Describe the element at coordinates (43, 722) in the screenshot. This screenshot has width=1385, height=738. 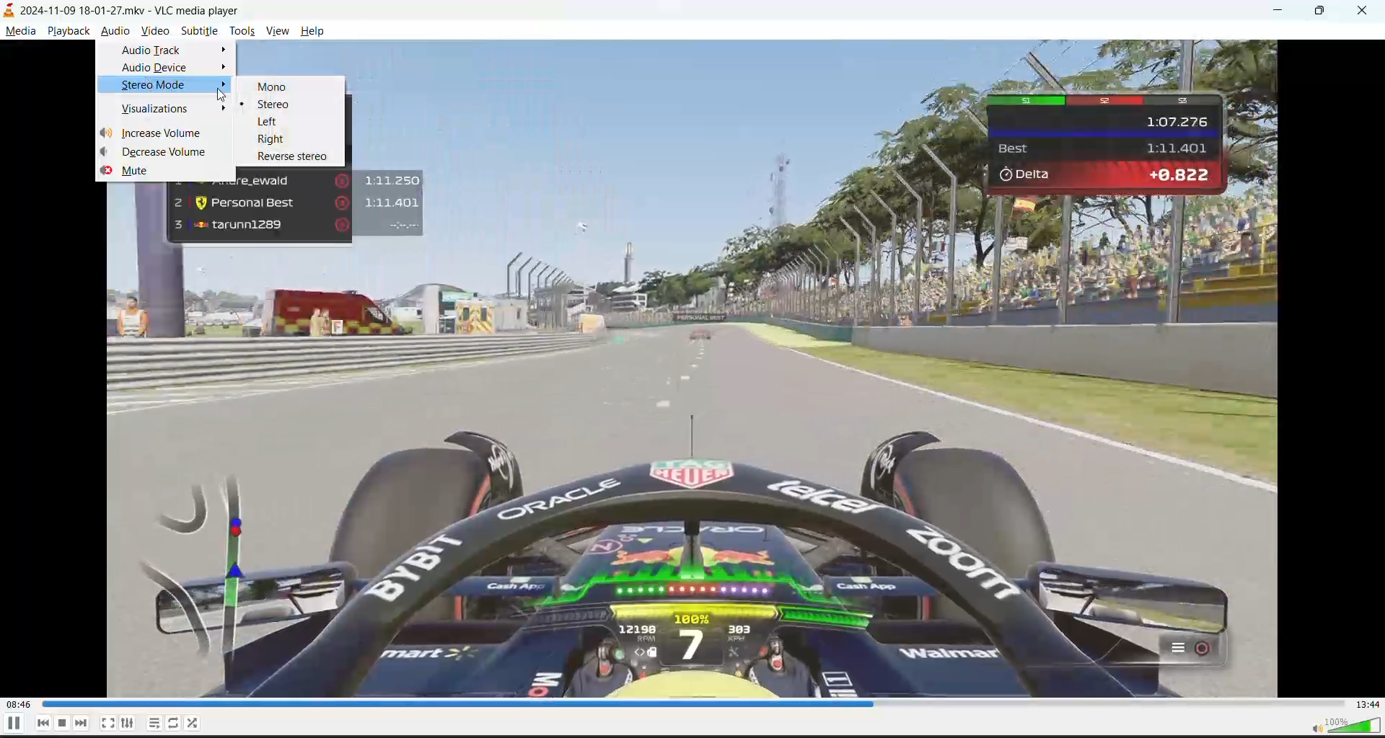
I see `pervious` at that location.